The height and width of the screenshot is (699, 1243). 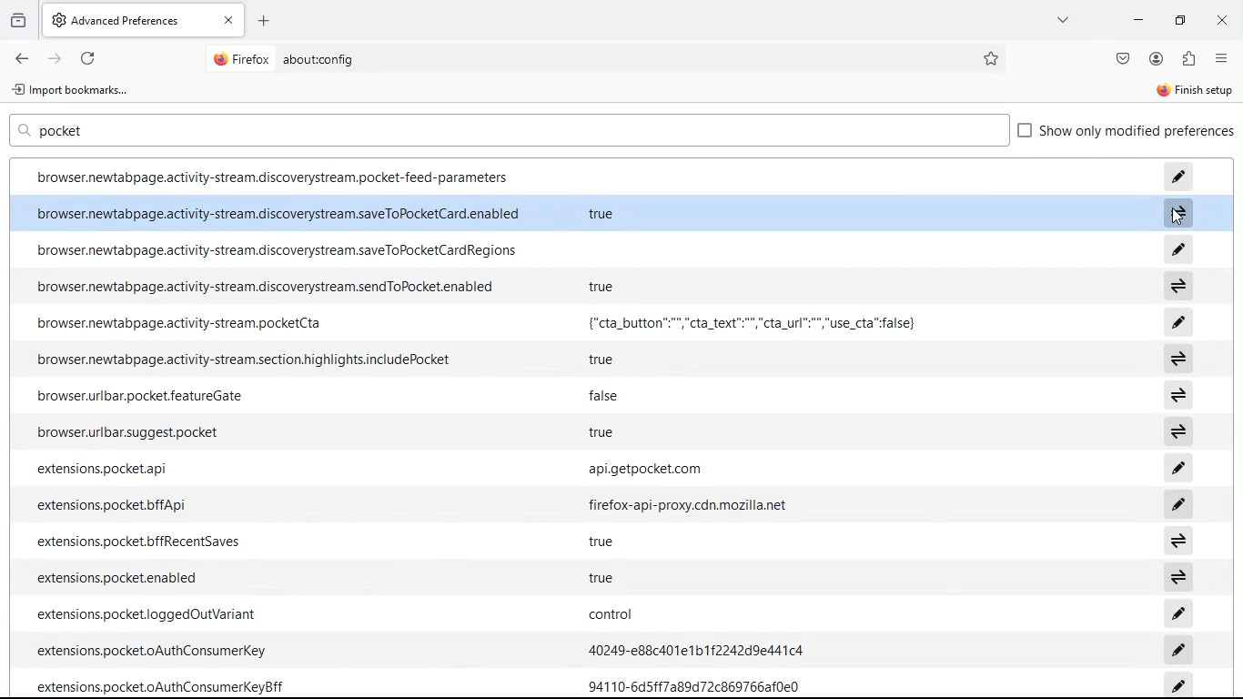 What do you see at coordinates (1177, 321) in the screenshot?
I see `edit` at bounding box center [1177, 321].